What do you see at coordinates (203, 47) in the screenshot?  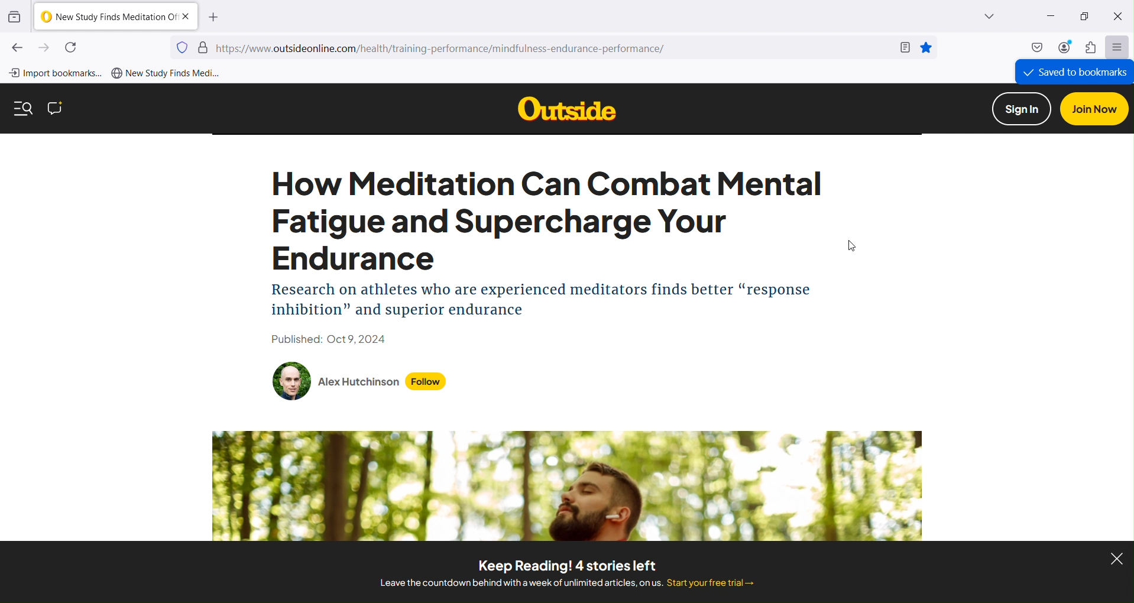 I see `Site verification status` at bounding box center [203, 47].